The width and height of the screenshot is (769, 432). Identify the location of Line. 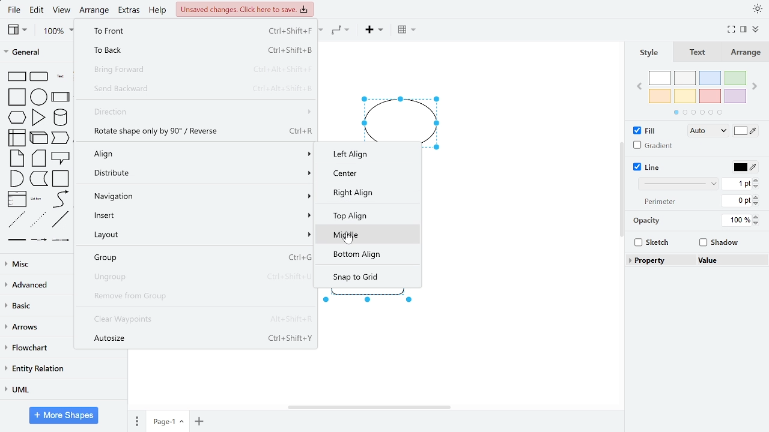
(647, 167).